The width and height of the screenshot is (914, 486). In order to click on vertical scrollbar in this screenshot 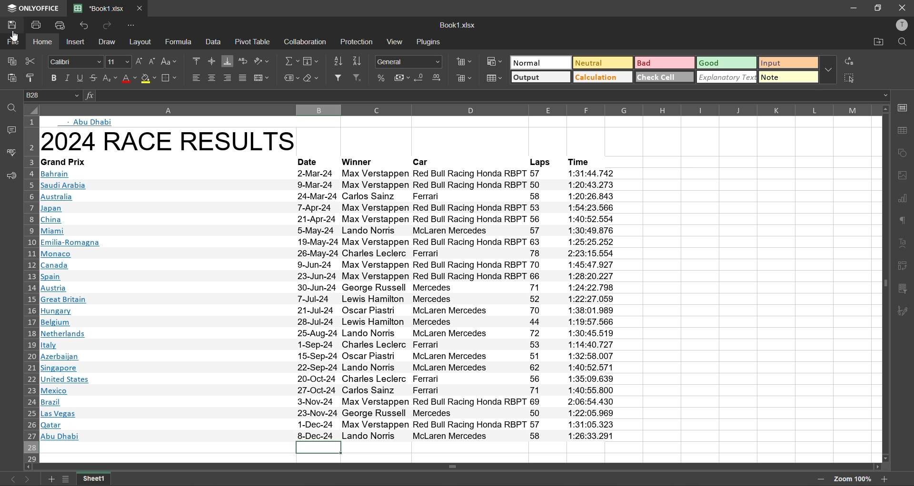, I will do `click(884, 281)`.